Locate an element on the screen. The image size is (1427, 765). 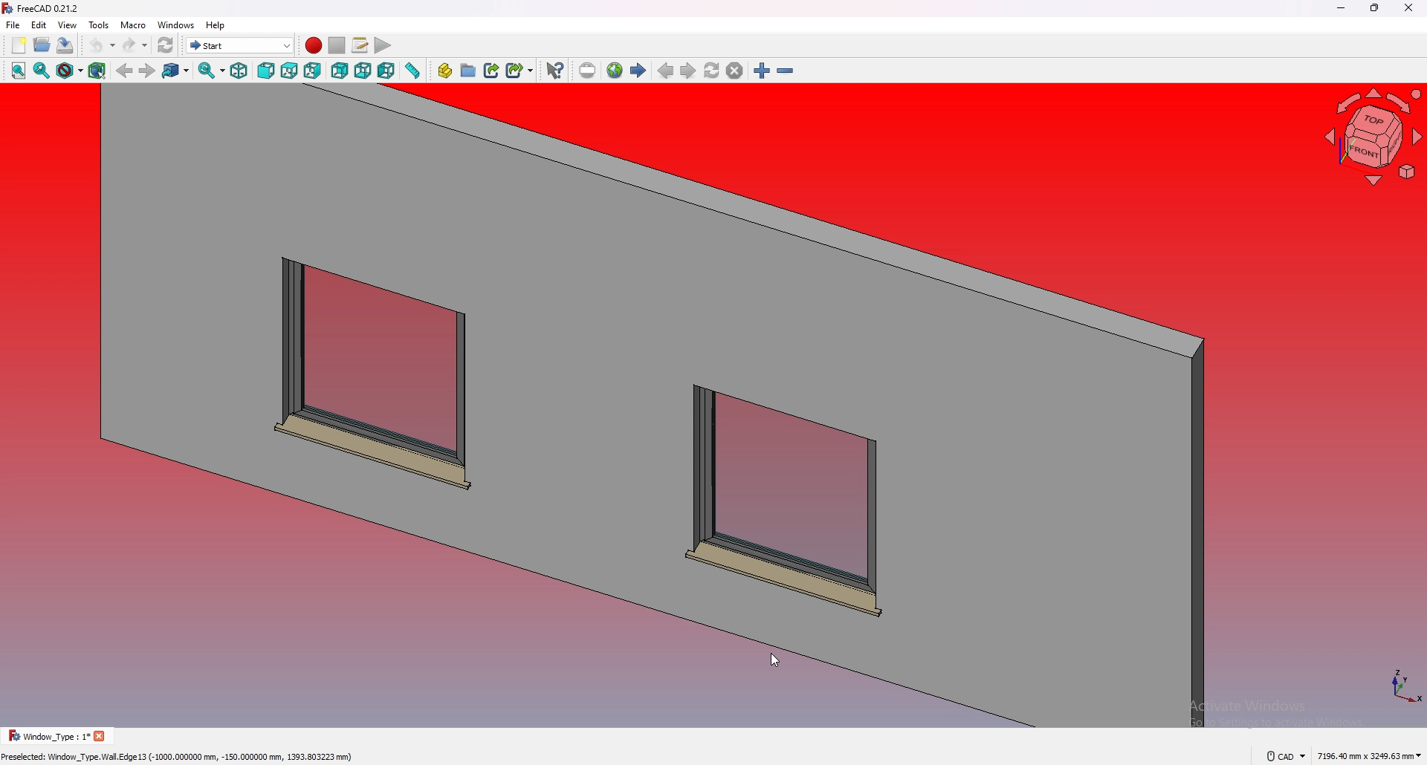
cursor is located at coordinates (773, 659).